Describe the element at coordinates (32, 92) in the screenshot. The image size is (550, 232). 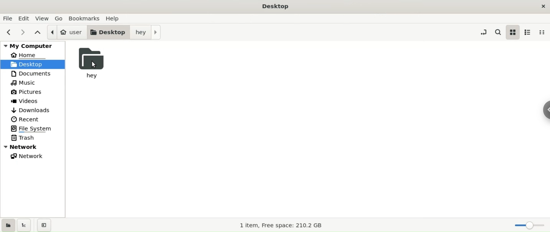
I see `pictures` at that location.